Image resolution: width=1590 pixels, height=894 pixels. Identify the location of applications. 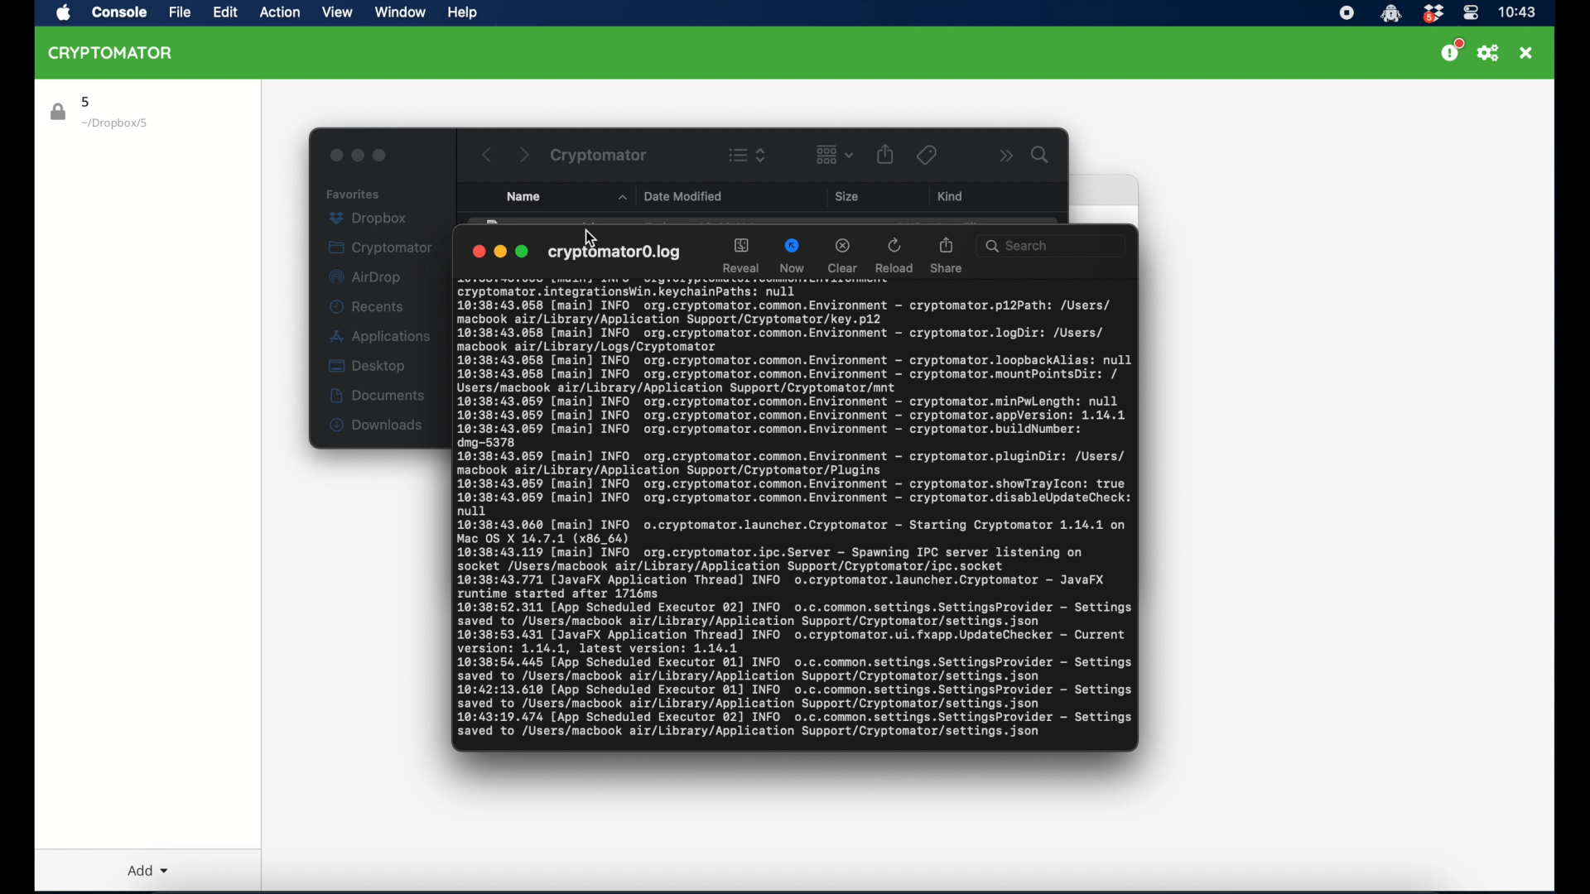
(383, 337).